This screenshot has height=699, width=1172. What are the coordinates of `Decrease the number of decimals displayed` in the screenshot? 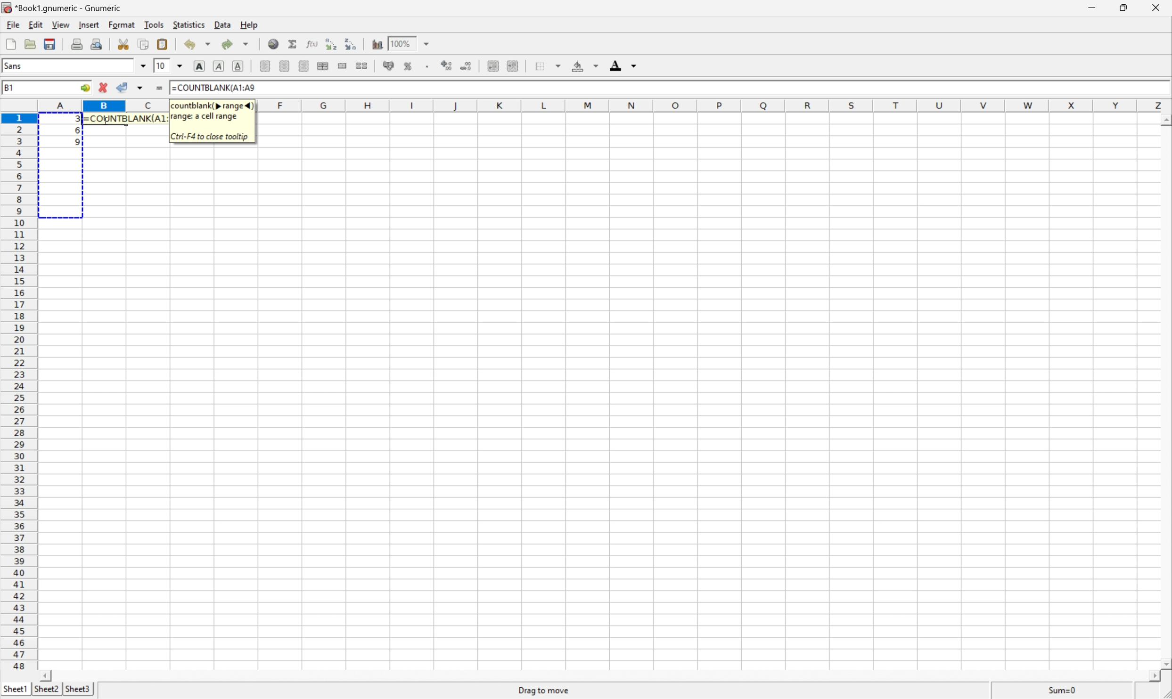 It's located at (466, 65).